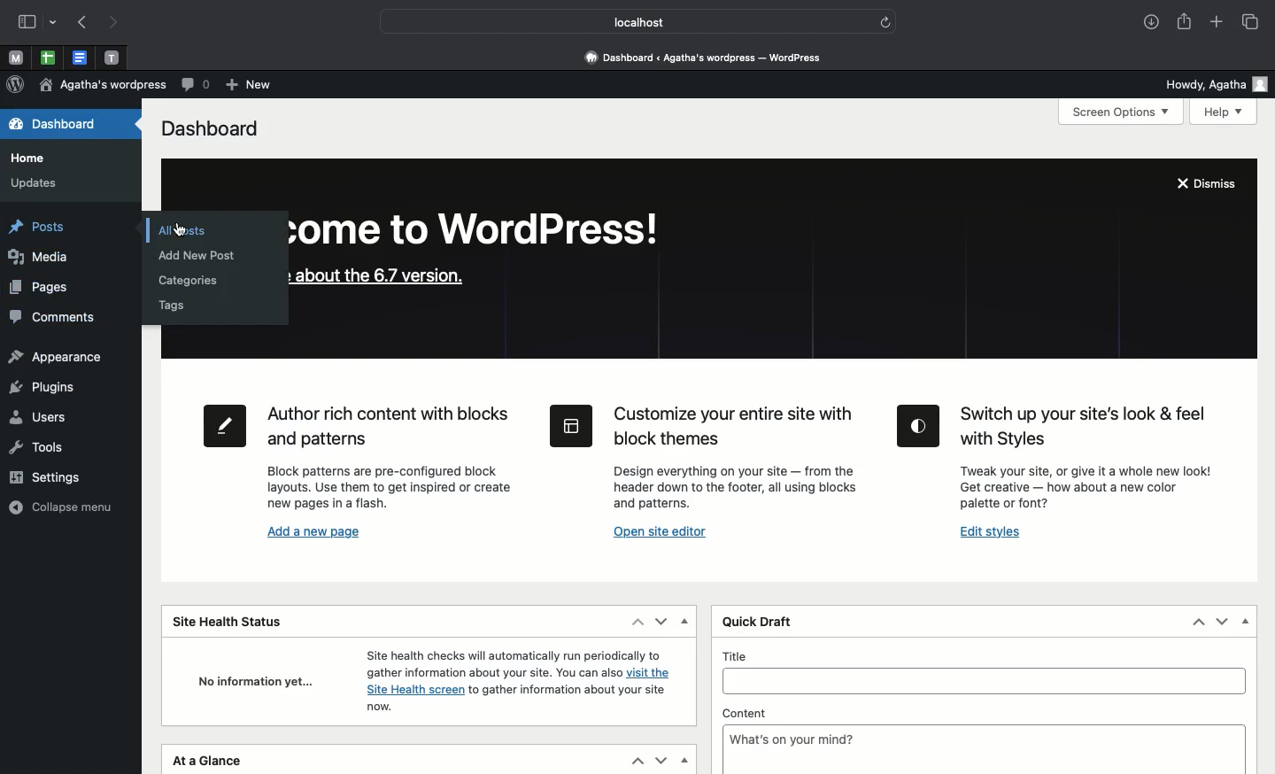  I want to click on Categories, so click(189, 281).